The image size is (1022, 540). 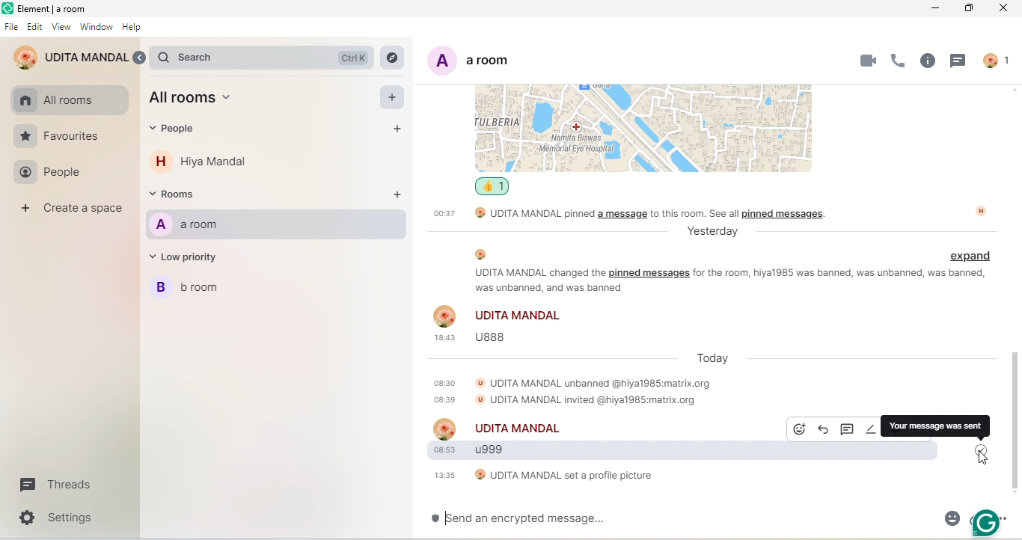 What do you see at coordinates (498, 326) in the screenshot?
I see `Udita Mandal18:43 UBBS` at bounding box center [498, 326].